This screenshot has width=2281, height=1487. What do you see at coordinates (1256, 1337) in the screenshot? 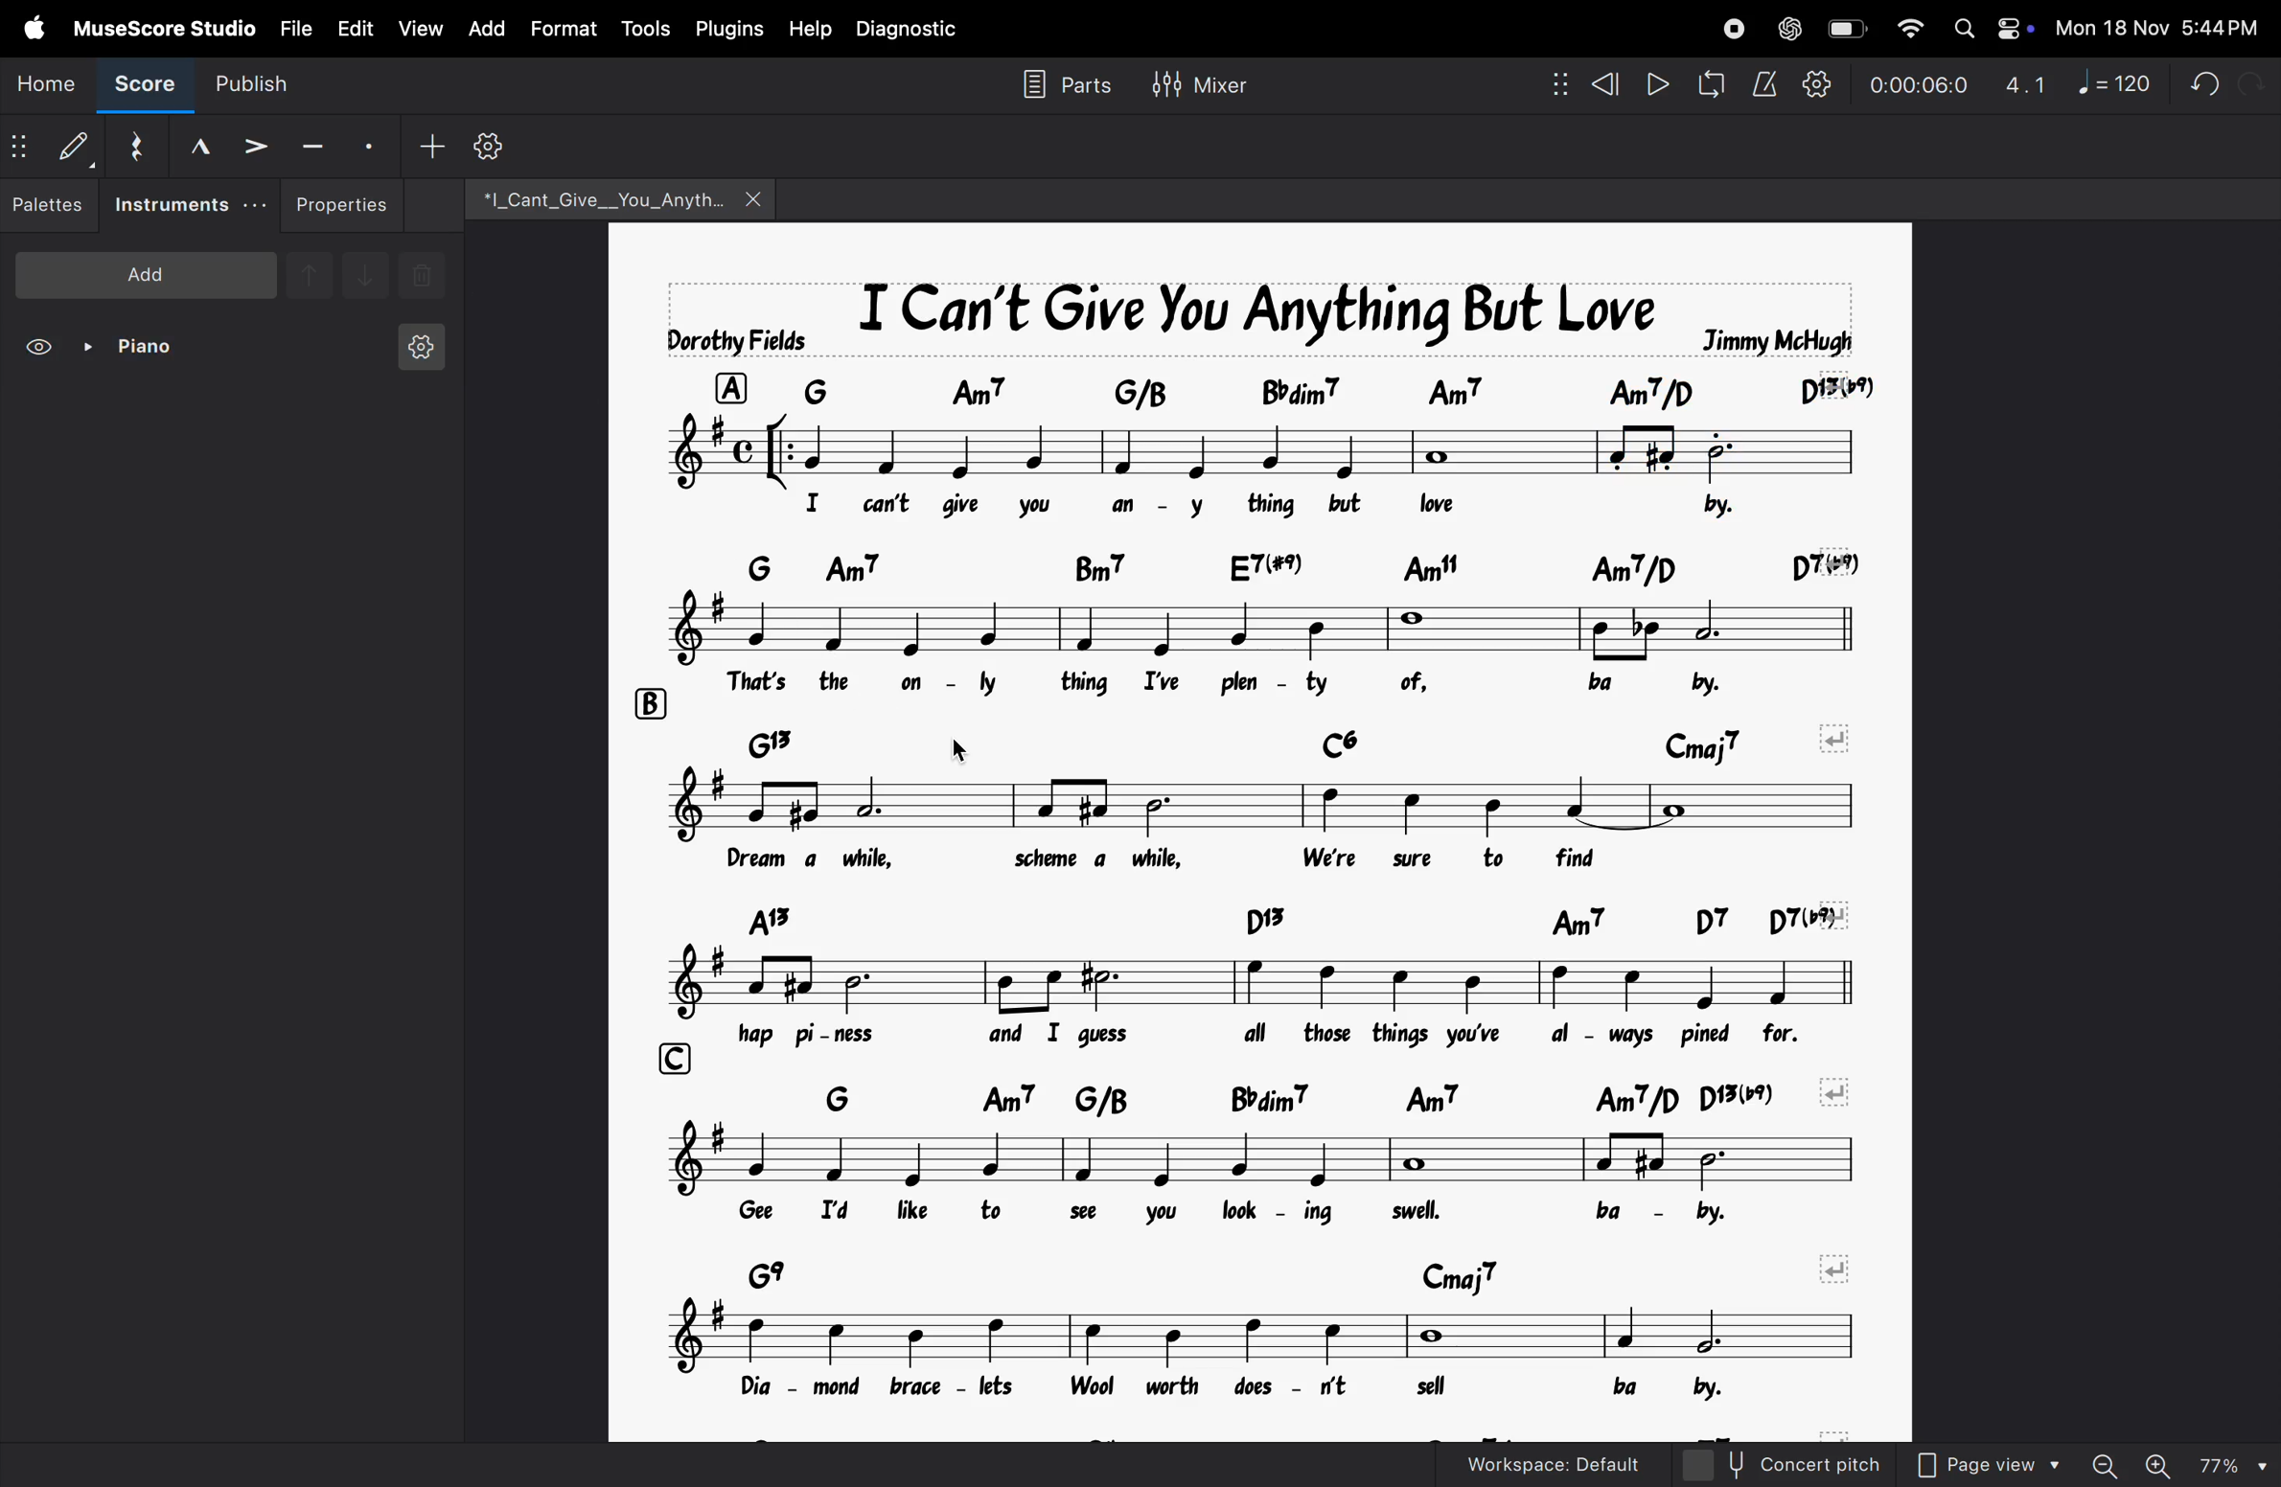
I see `notes` at bounding box center [1256, 1337].